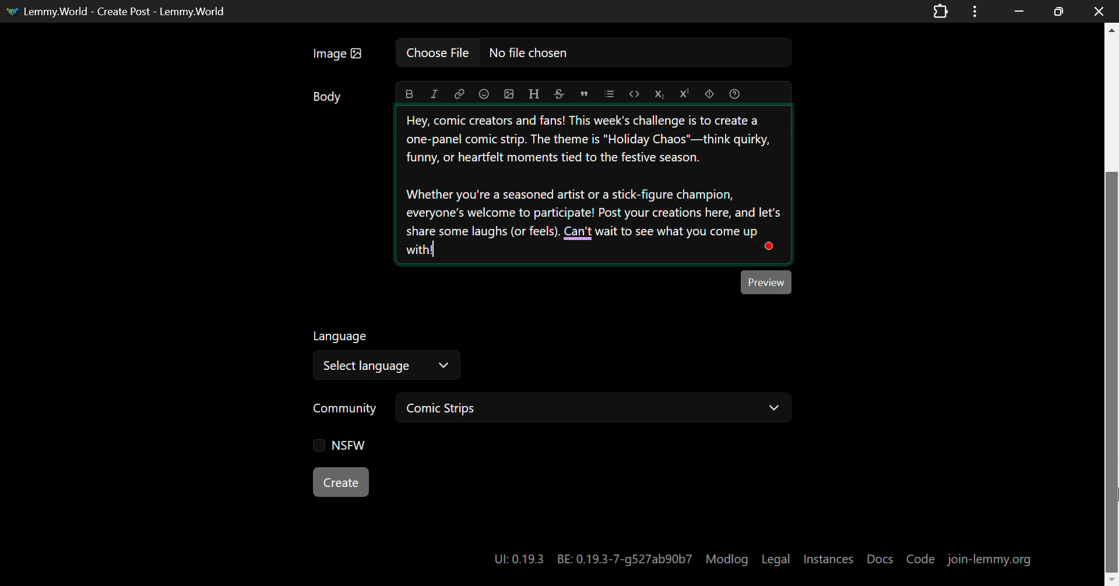  I want to click on spoiler, so click(712, 94).